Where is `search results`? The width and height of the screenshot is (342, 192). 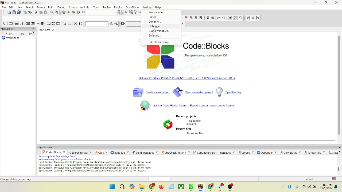 search results is located at coordinates (80, 153).